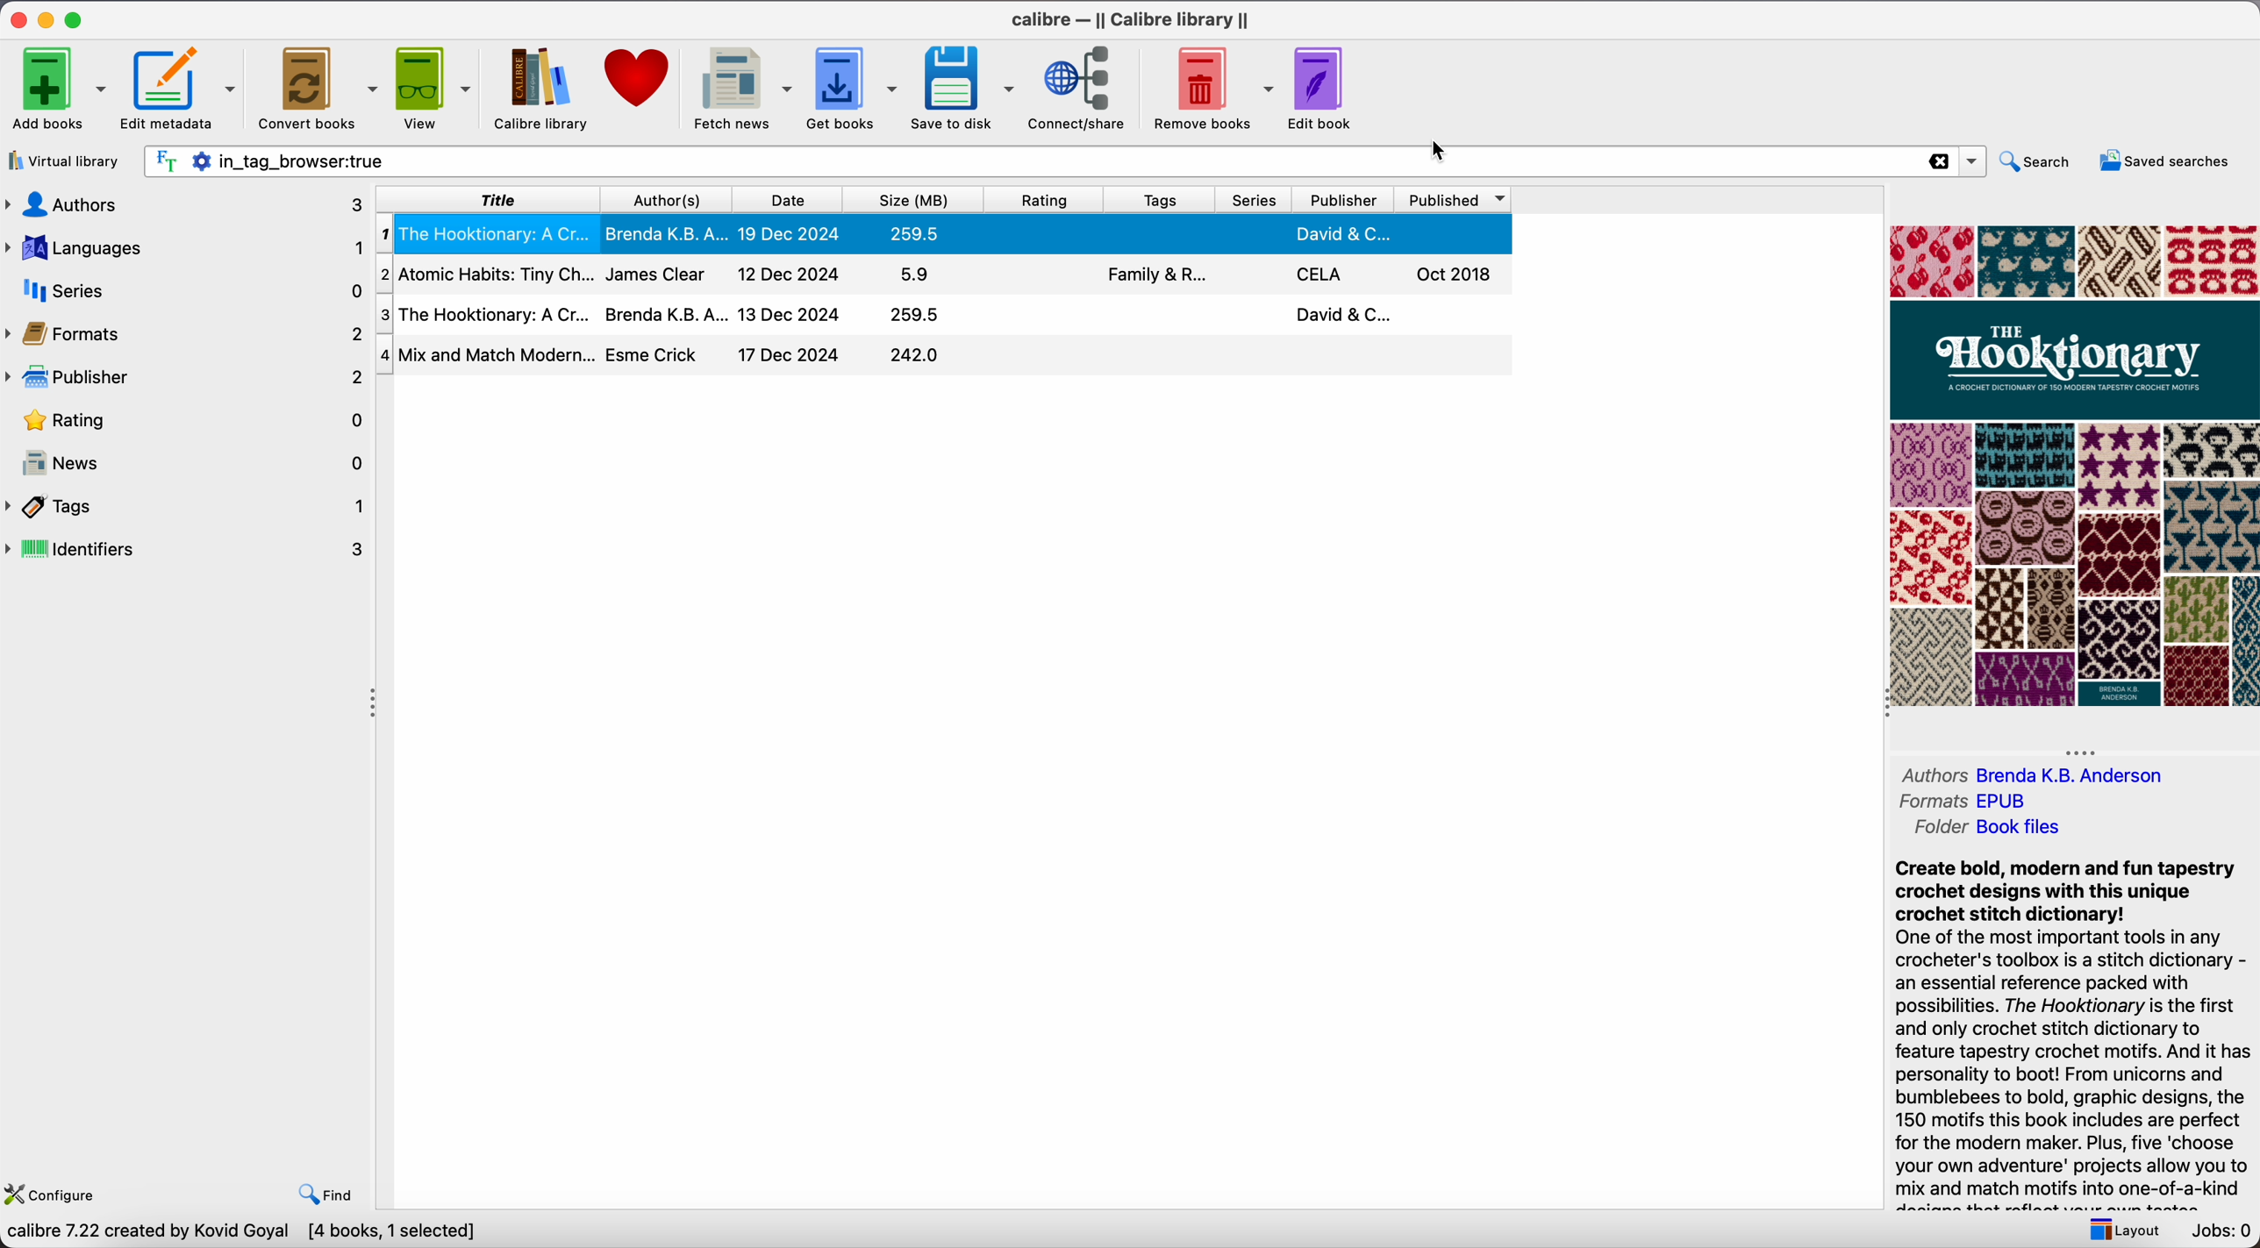 The height and width of the screenshot is (1248, 2260). Describe the element at coordinates (1021, 160) in the screenshot. I see `search bar` at that location.